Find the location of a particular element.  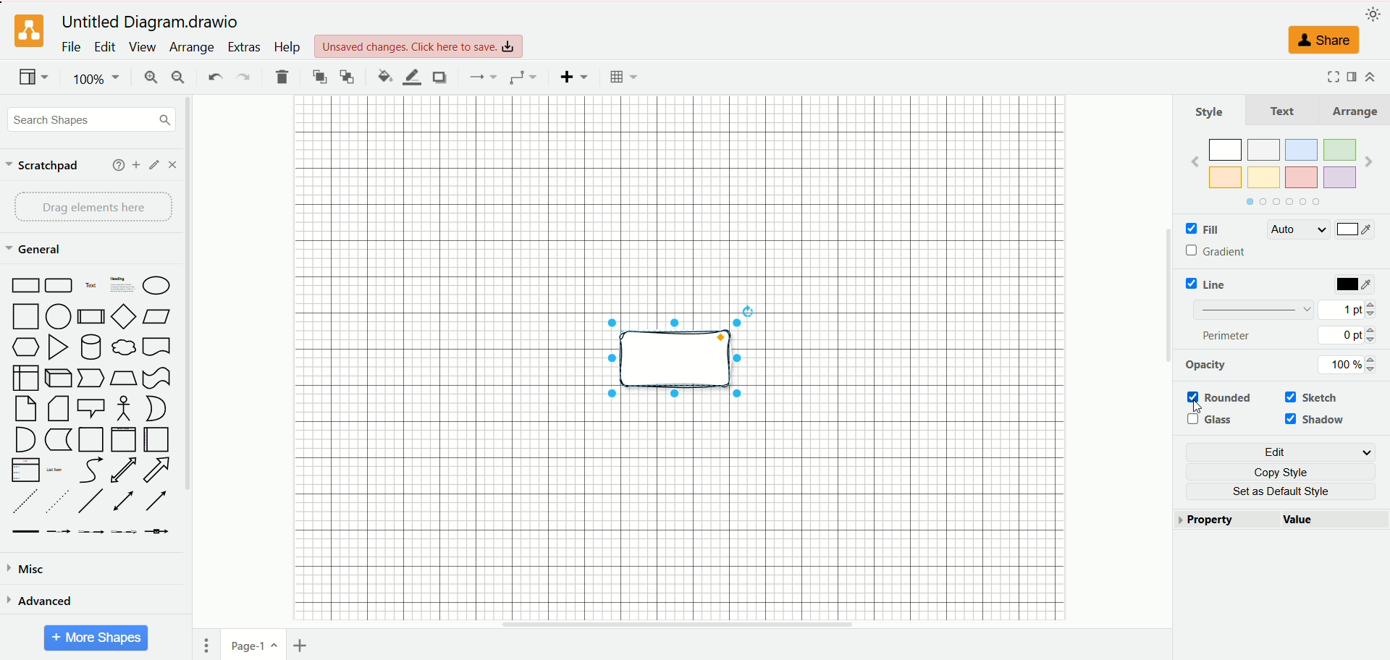

page-1 is located at coordinates (255, 643).